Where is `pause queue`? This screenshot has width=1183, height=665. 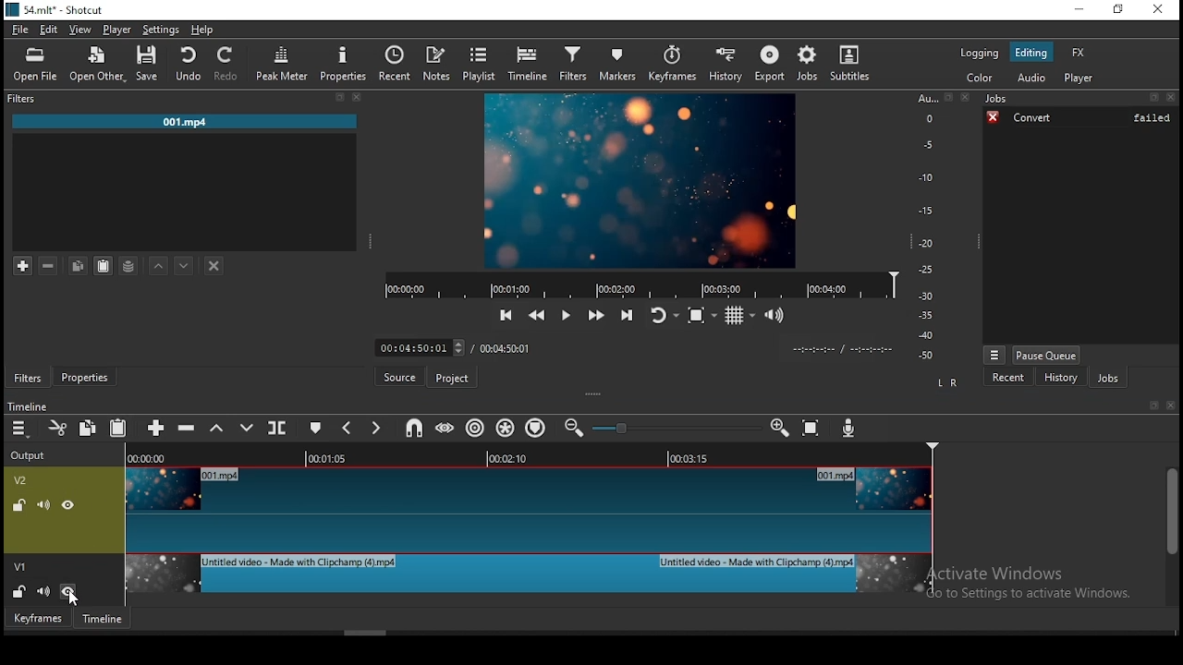
pause queue is located at coordinates (1046, 356).